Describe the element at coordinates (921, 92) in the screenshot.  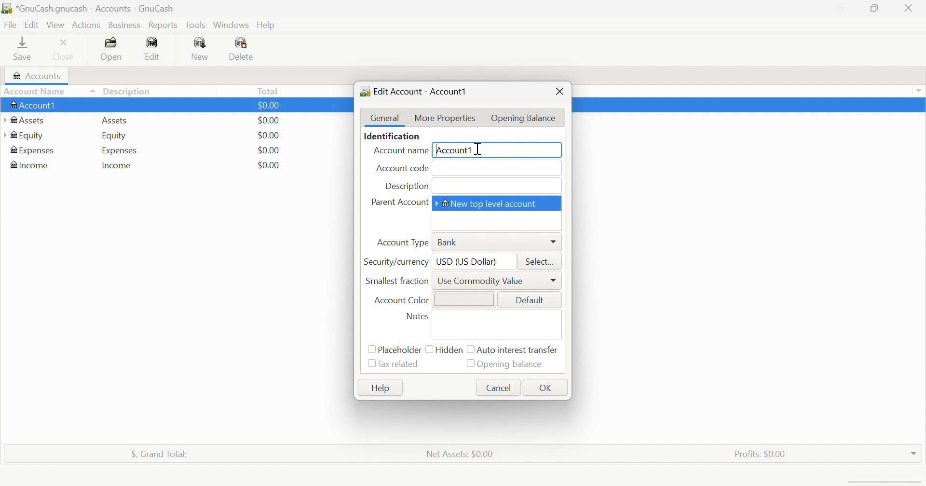
I see `Drop Down` at that location.